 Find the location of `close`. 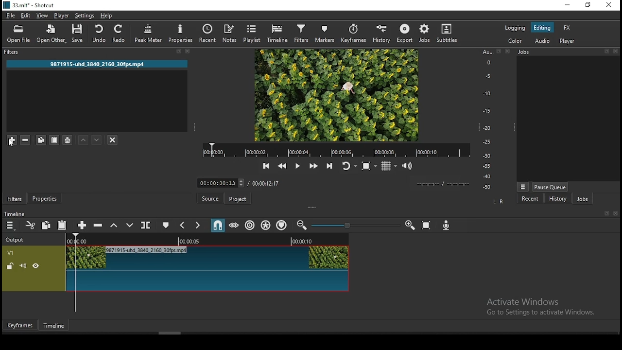

close is located at coordinates (188, 51).